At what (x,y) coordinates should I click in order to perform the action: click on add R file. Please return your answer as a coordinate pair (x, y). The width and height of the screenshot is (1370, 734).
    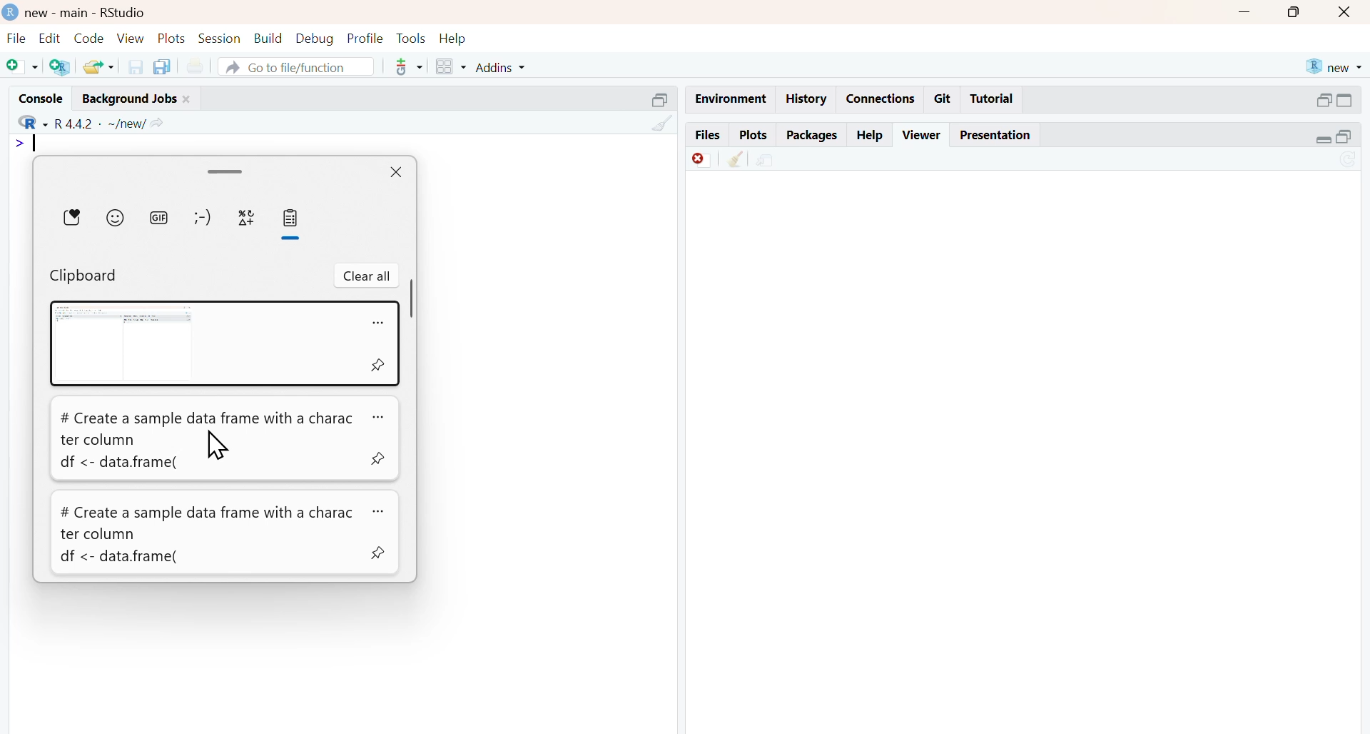
    Looking at the image, I should click on (60, 67).